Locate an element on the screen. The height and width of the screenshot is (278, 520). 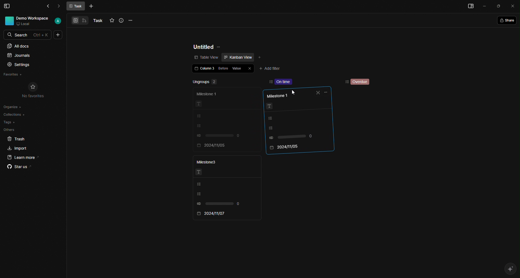
Listing is located at coordinates (212, 184).